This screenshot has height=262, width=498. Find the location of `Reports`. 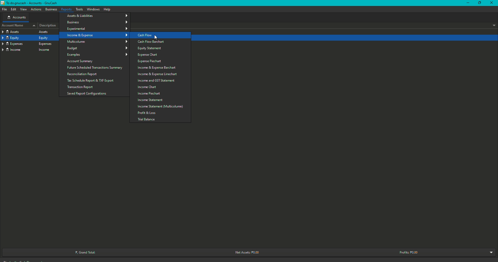

Reports is located at coordinates (67, 9).